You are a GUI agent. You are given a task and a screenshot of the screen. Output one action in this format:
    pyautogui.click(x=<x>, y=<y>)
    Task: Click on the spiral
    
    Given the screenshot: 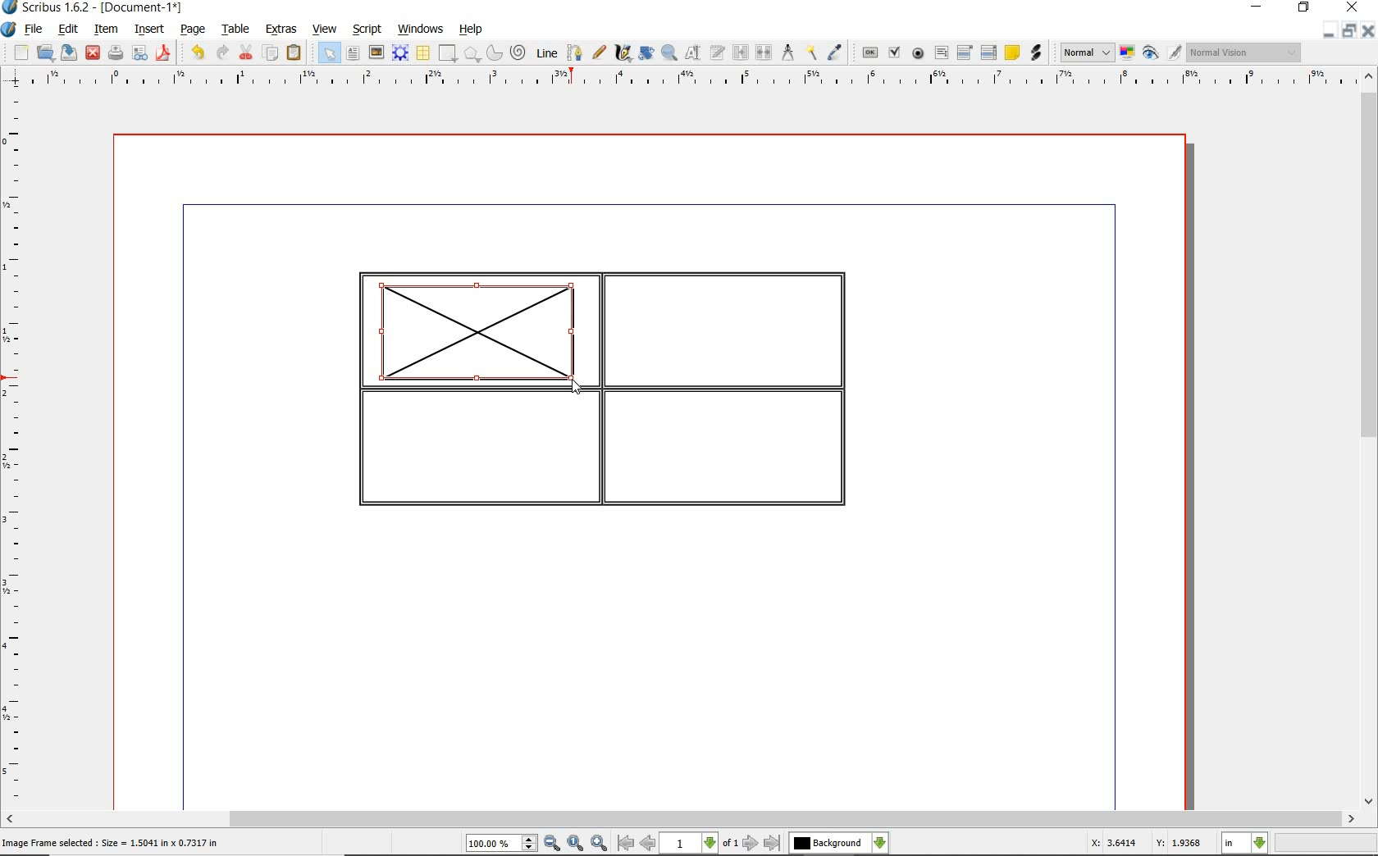 What is the action you would take?
    pyautogui.click(x=519, y=53)
    